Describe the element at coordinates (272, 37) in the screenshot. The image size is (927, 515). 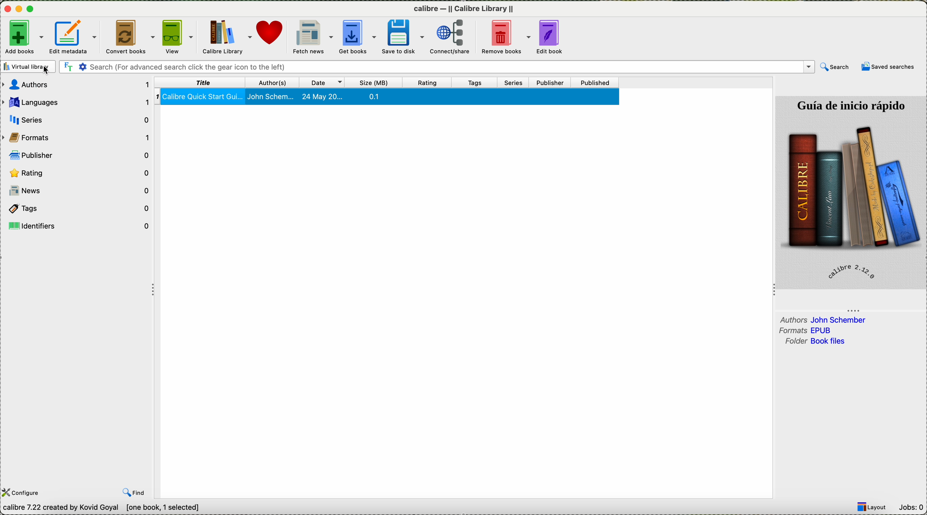
I see `donate` at that location.